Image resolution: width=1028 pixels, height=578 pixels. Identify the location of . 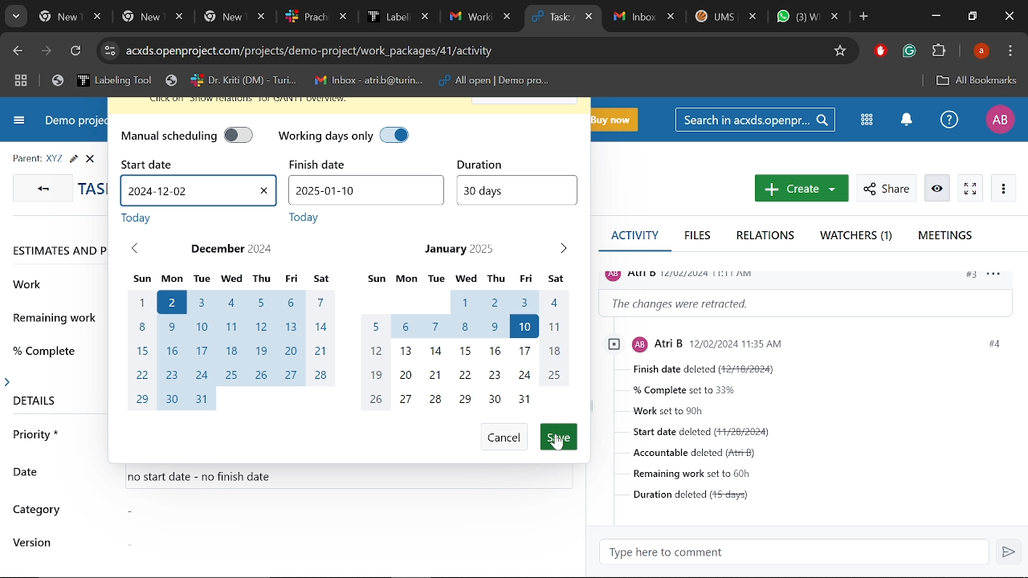
(22, 121).